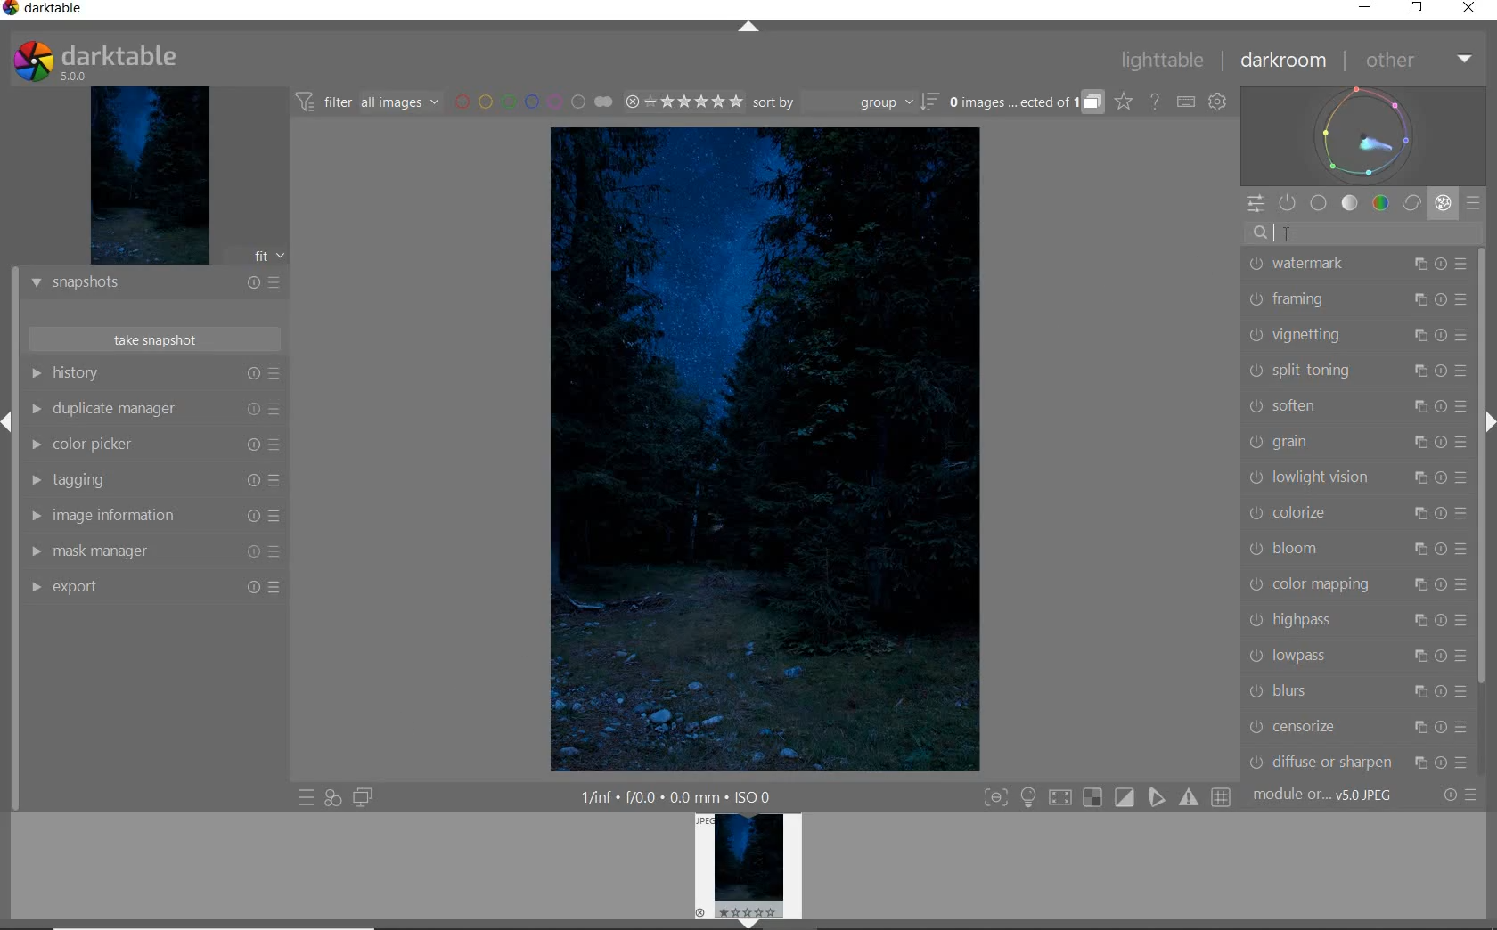 The height and width of the screenshot is (930, 1497). Describe the element at coordinates (152, 552) in the screenshot. I see `MASK MANAGER` at that location.